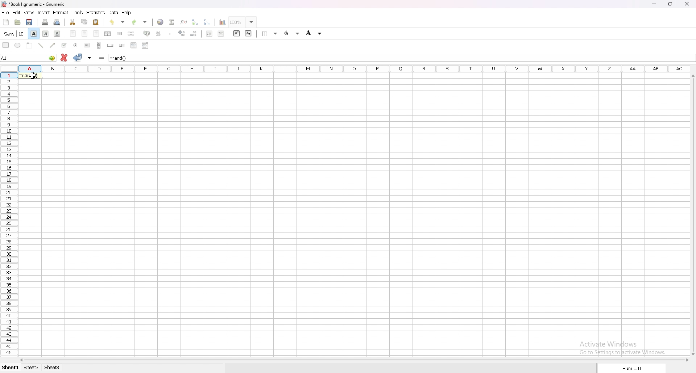 The width and height of the screenshot is (696, 373). What do you see at coordinates (134, 45) in the screenshot?
I see `list` at bounding box center [134, 45].